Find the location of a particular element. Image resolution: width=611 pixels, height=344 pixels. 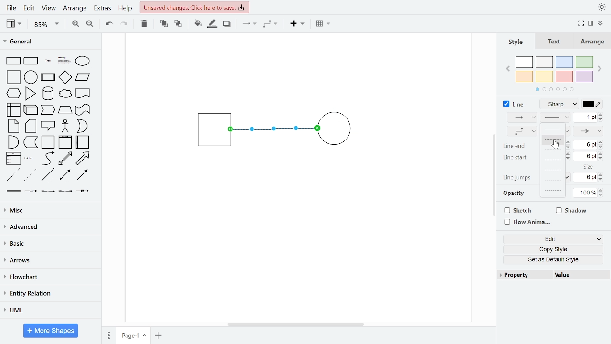

dashed 1 is located at coordinates (554, 140).